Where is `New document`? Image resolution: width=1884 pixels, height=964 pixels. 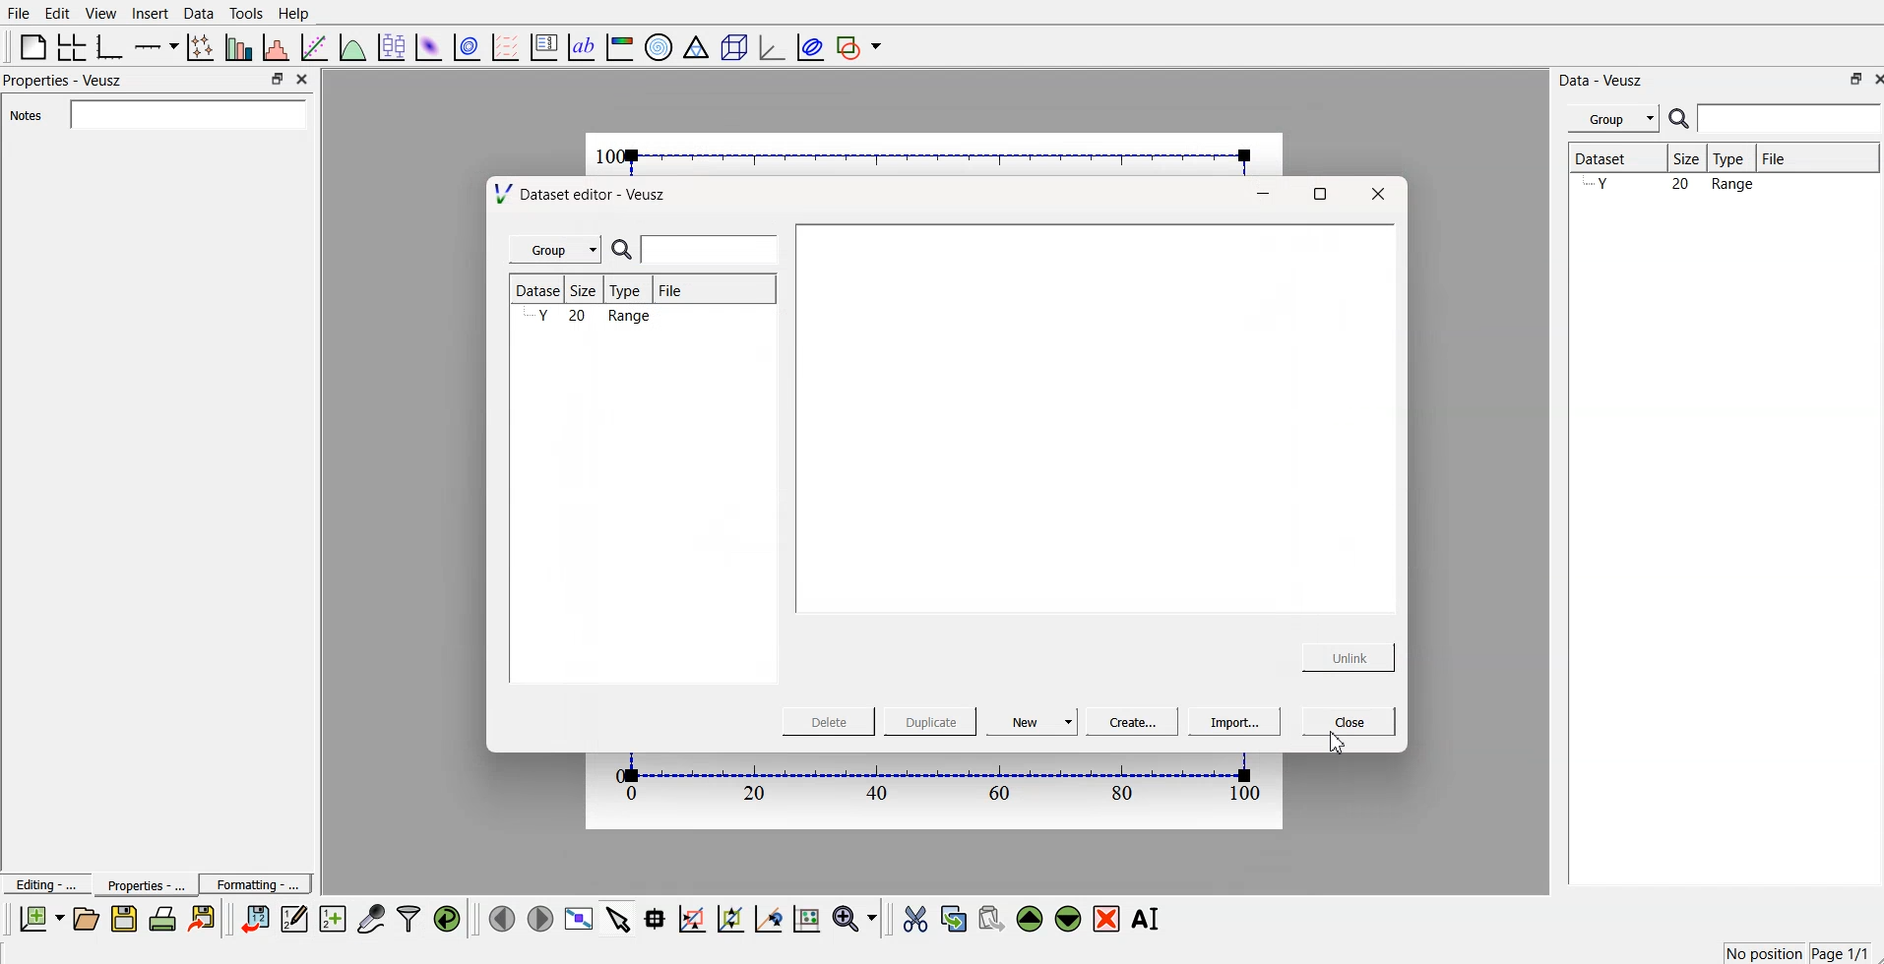 New document is located at coordinates (42, 919).